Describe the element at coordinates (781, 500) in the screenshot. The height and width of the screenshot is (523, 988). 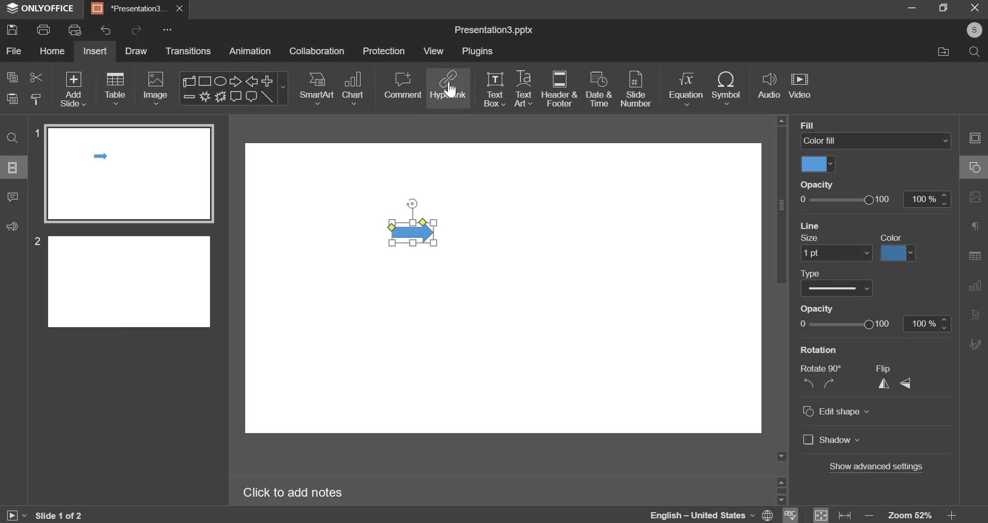
I see `scroll down` at that location.